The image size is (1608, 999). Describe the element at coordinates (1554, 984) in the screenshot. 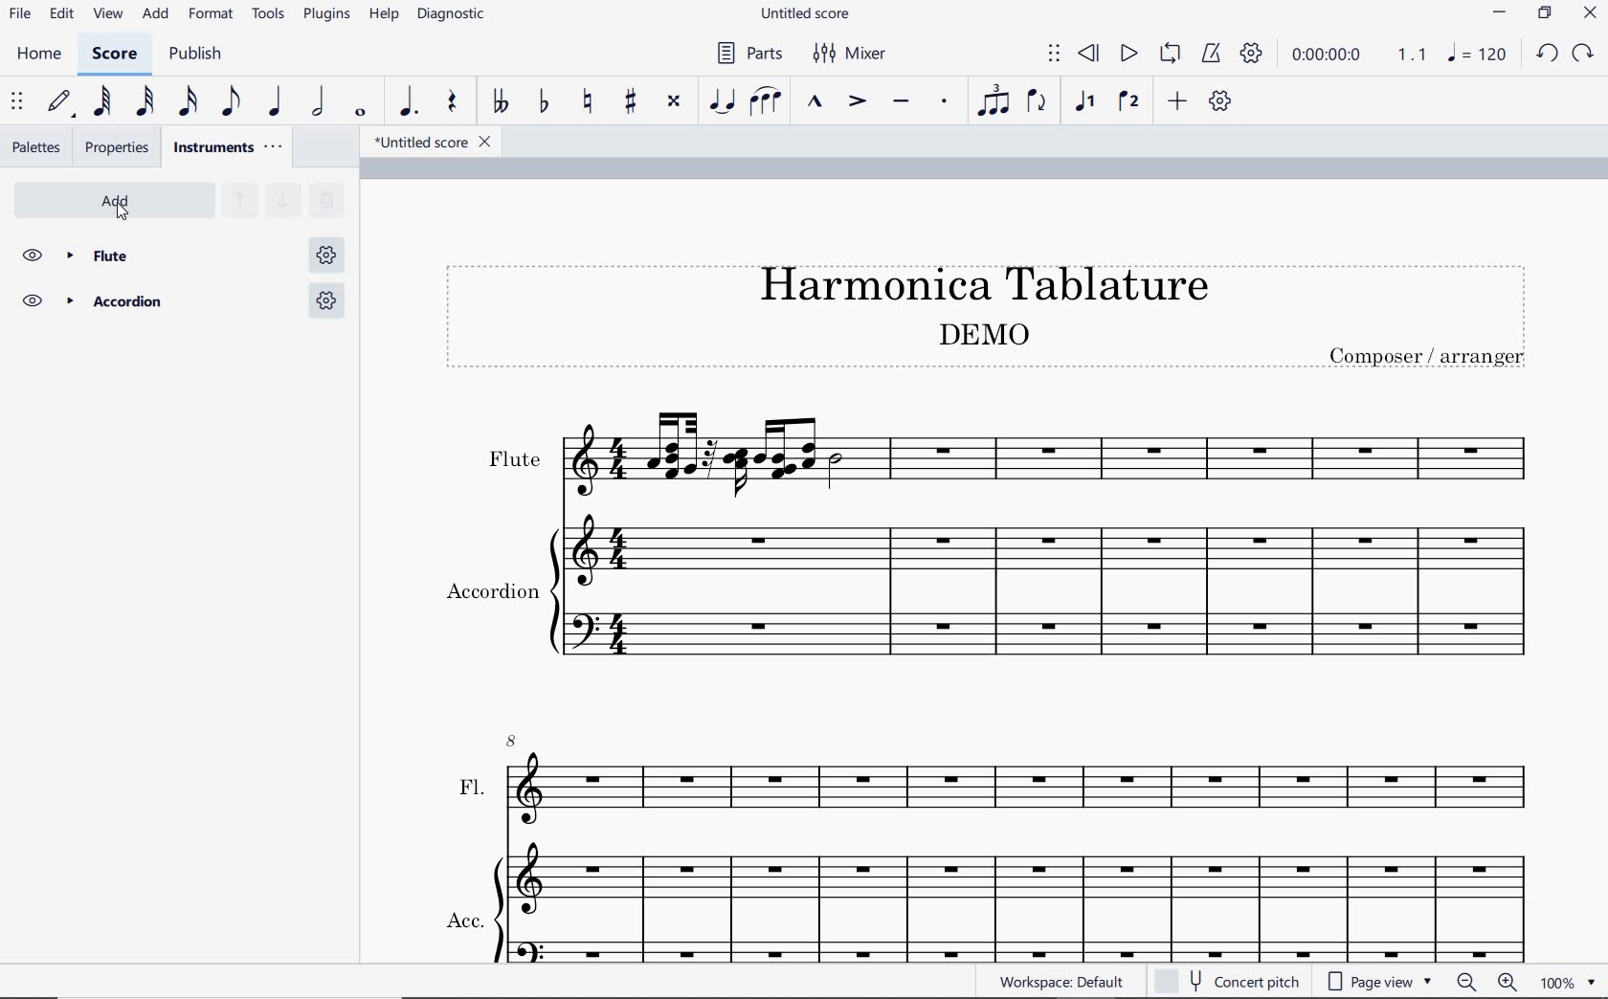

I see `zoom factor` at that location.